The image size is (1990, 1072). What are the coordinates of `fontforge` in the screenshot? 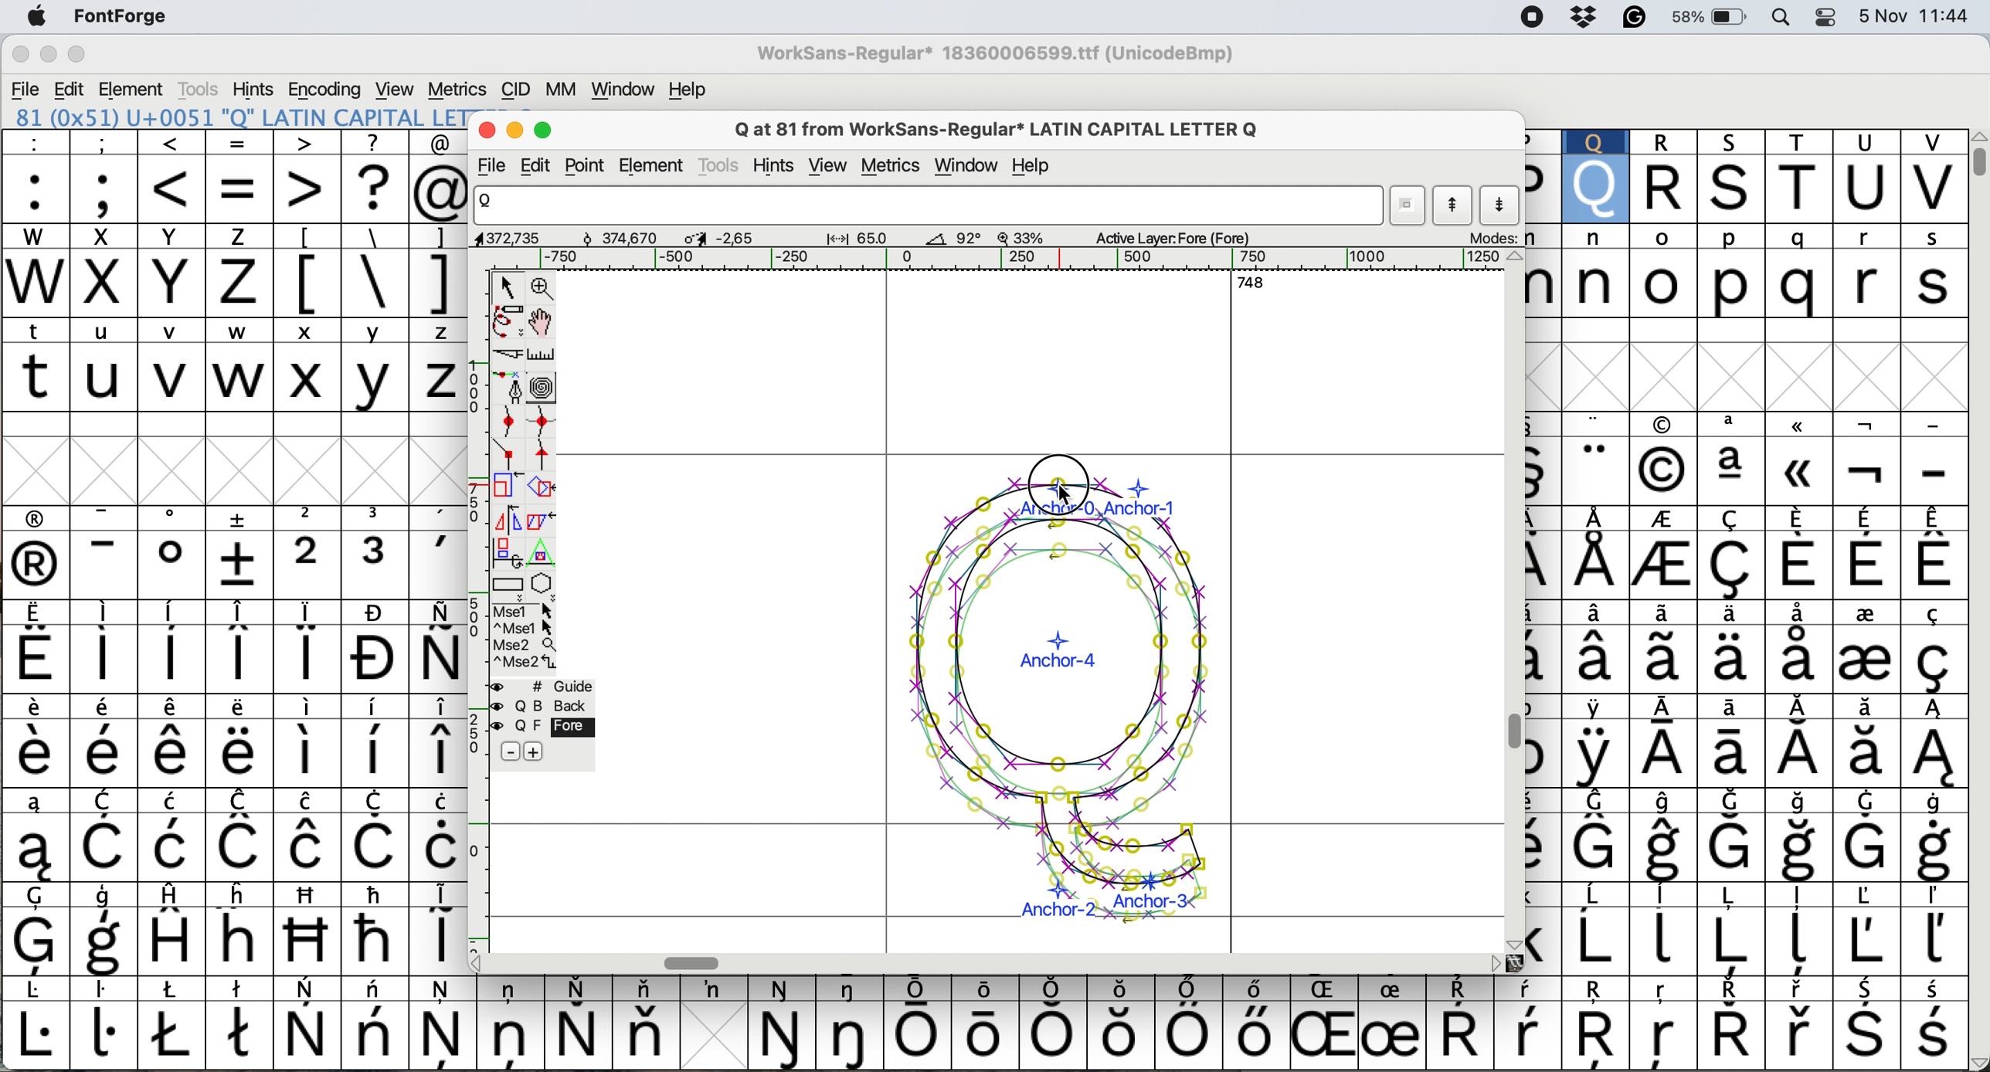 It's located at (115, 15).